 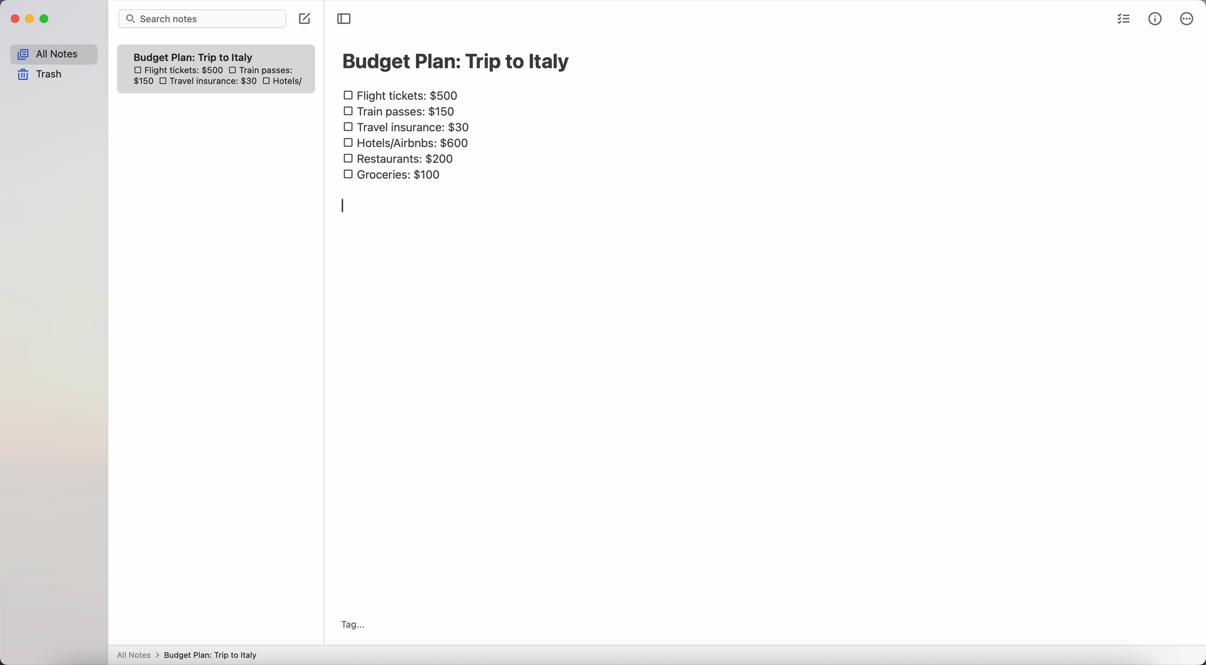 I want to click on checkbox, so click(x=164, y=83).